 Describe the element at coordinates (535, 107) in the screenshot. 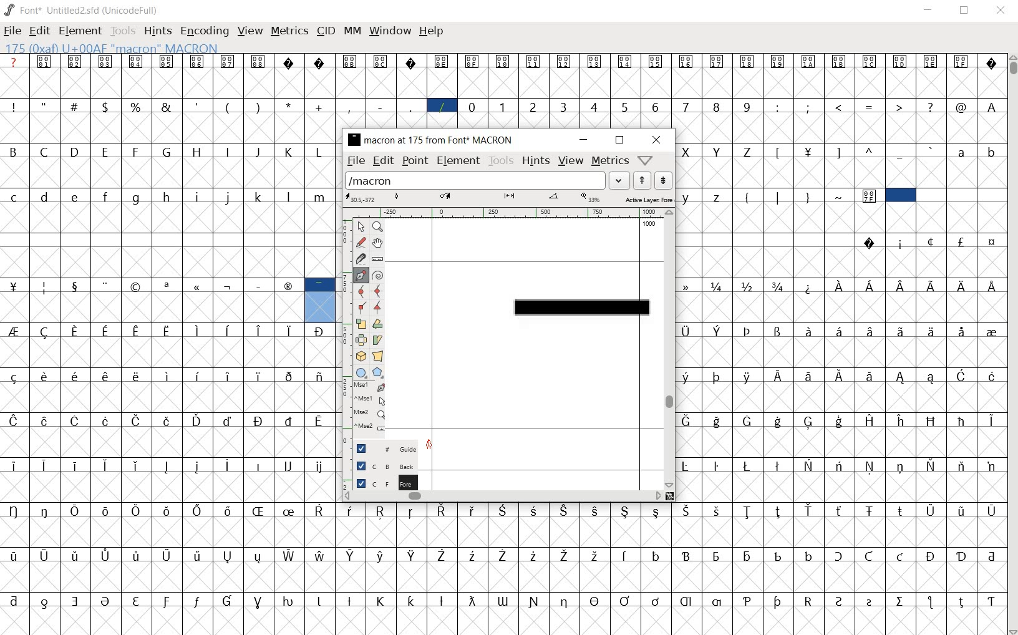

I see `2` at that location.